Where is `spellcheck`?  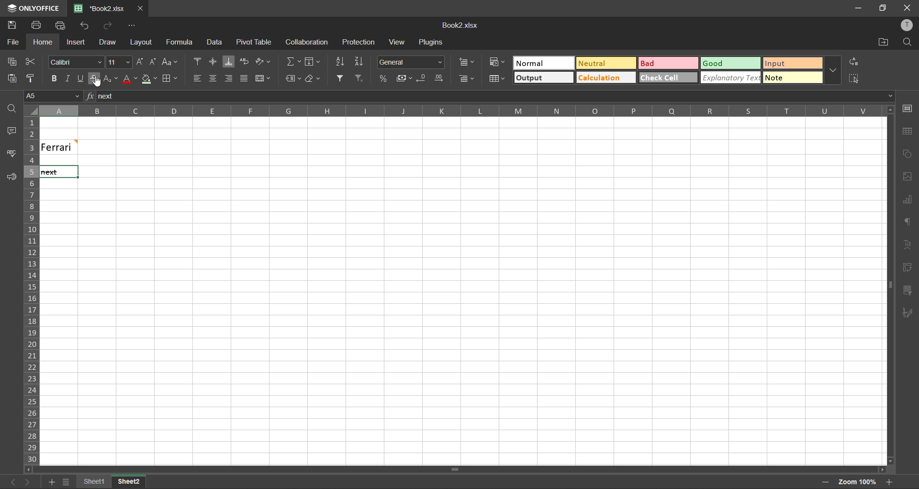
spellcheck is located at coordinates (12, 155).